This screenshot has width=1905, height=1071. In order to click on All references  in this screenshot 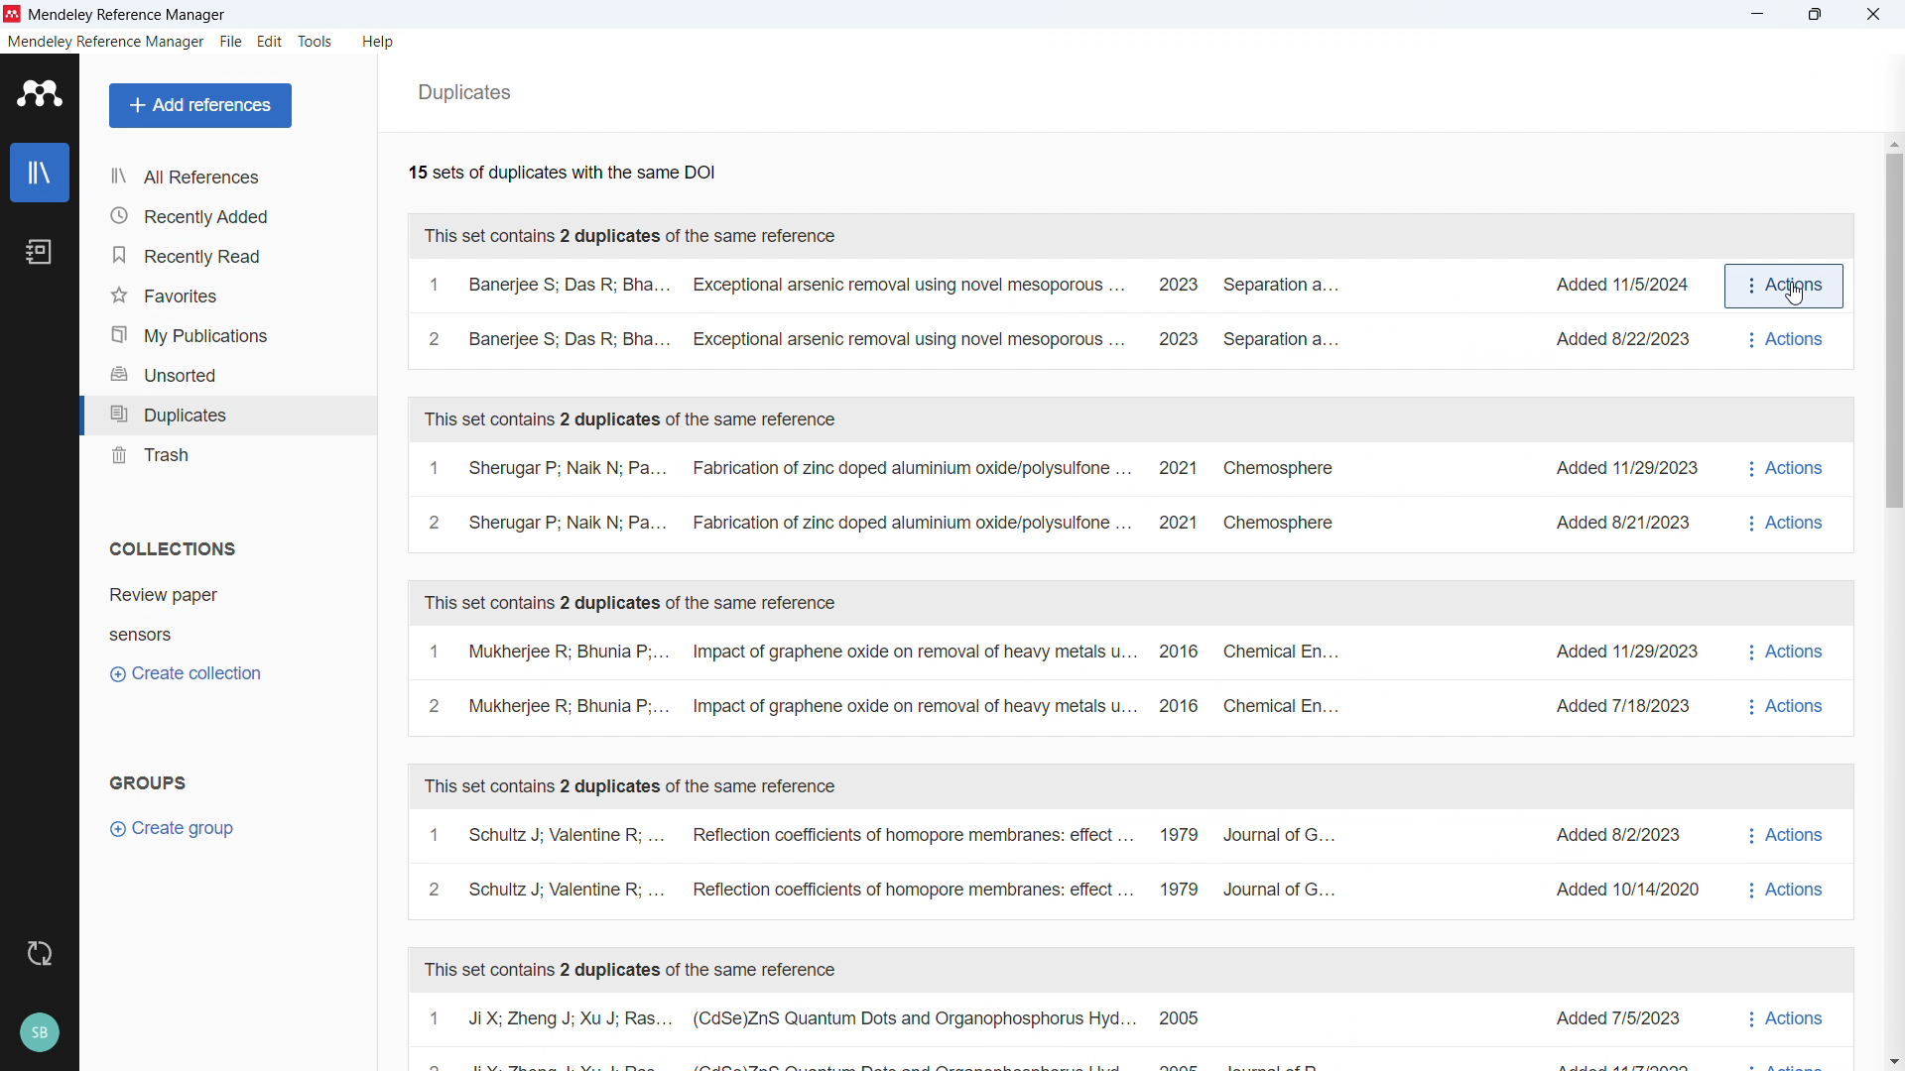, I will do `click(227, 178)`.